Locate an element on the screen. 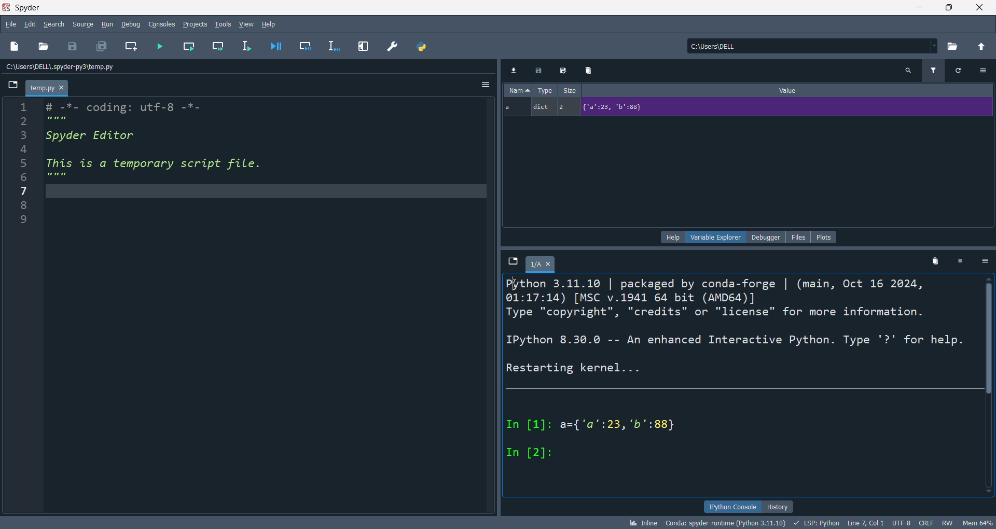 Image resolution: width=996 pixels, height=529 pixels. source is located at coordinates (81, 25).